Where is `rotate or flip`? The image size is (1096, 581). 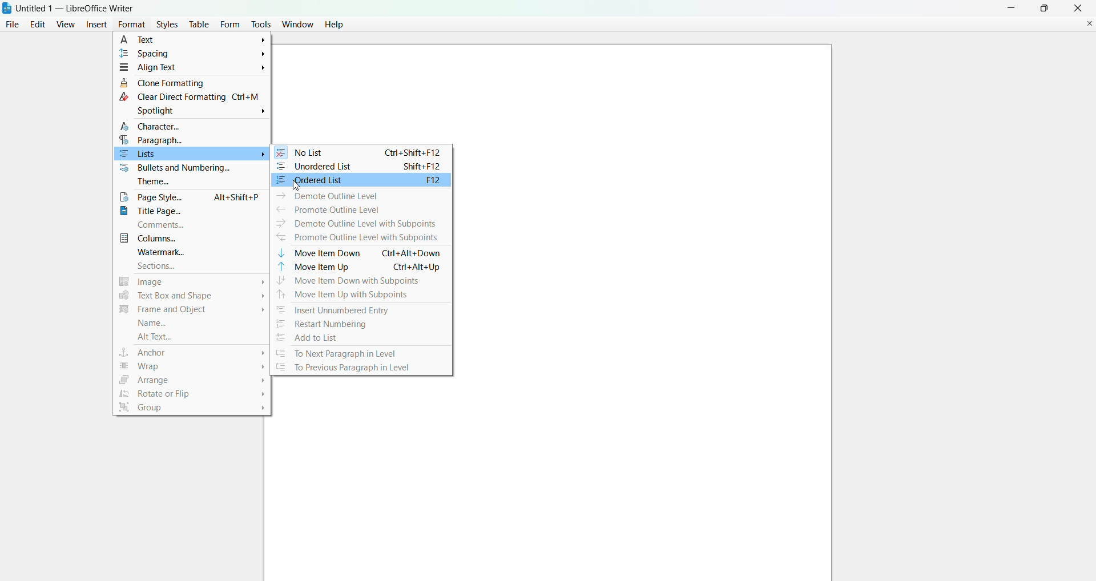 rotate or flip is located at coordinates (192, 395).